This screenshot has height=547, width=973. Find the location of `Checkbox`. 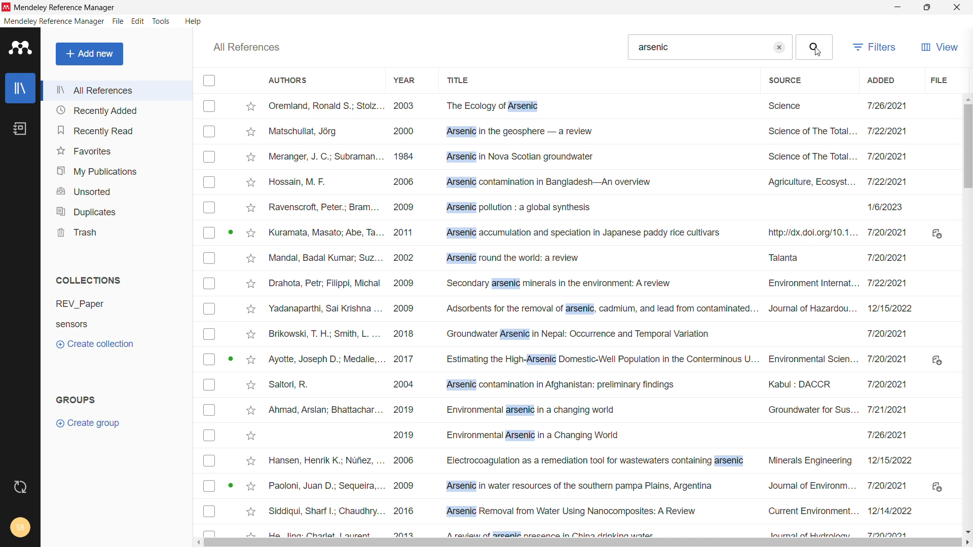

Checkbox is located at coordinates (209, 208).